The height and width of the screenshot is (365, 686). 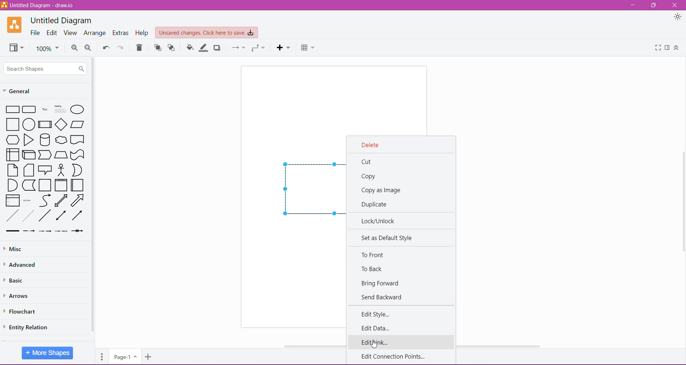 I want to click on Lock/Unlock, so click(x=380, y=221).